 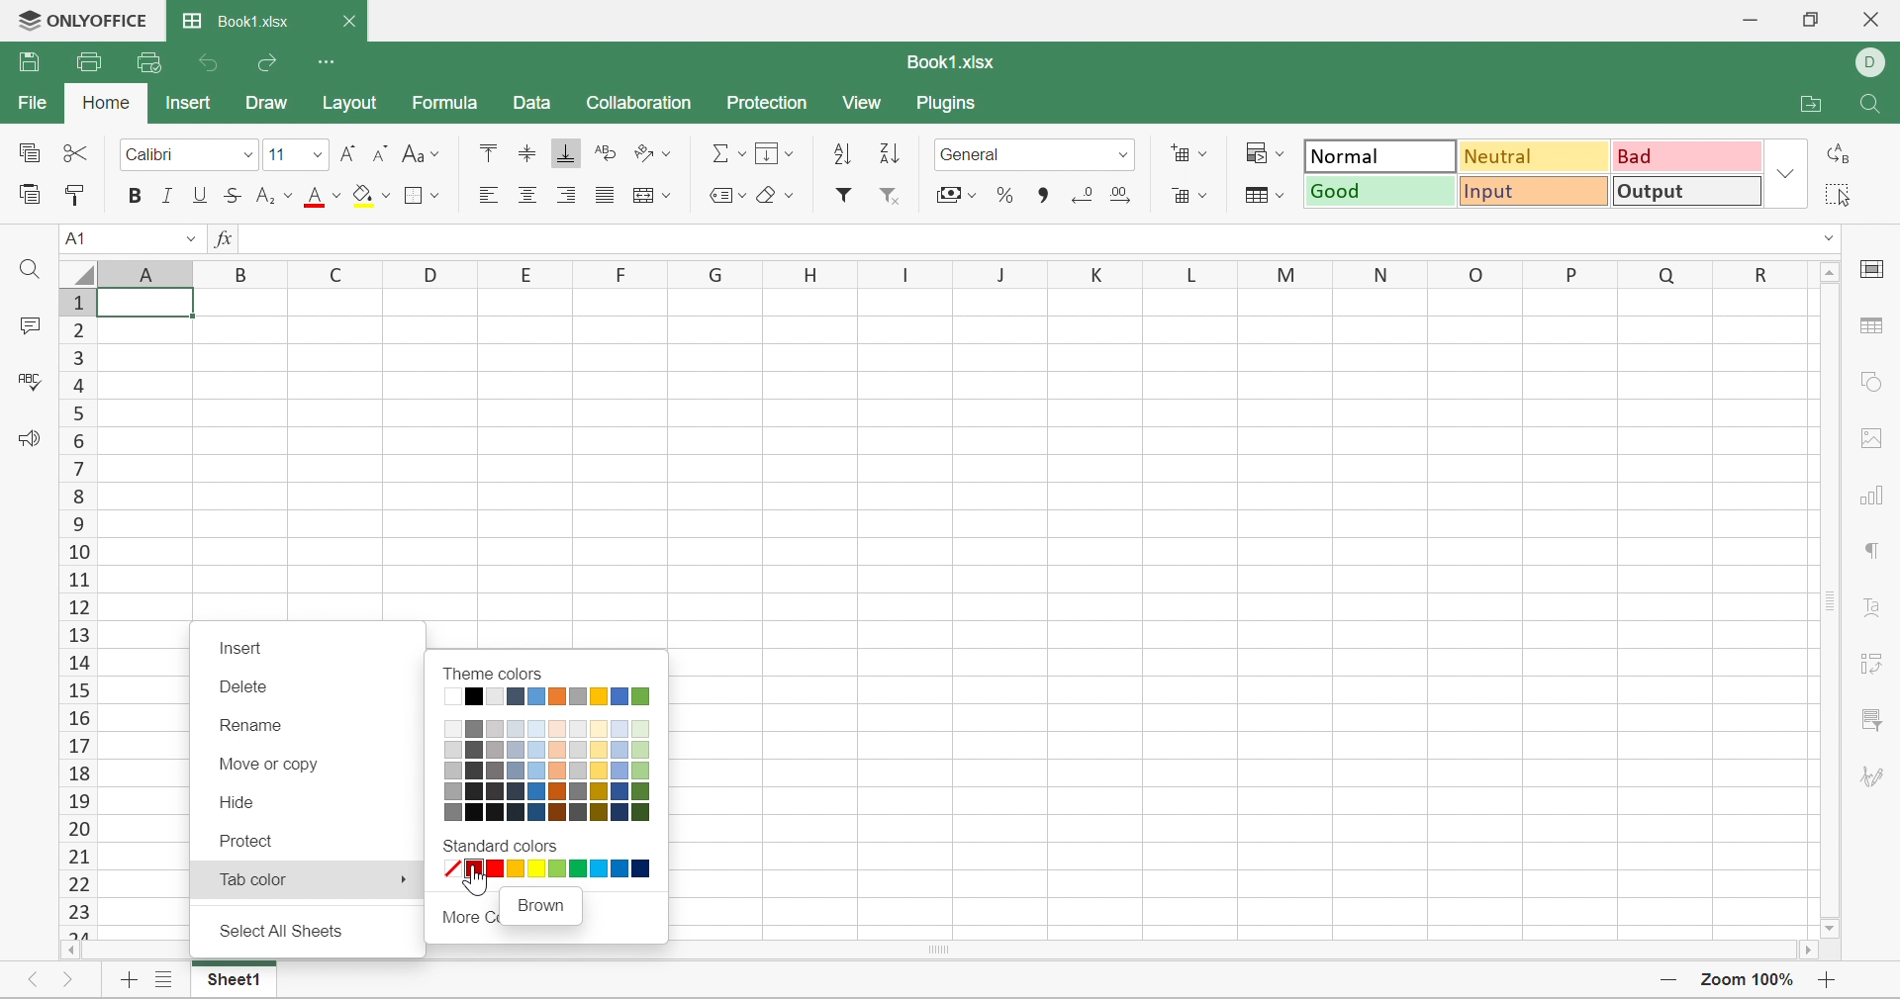 I want to click on , so click(x=771, y=152).